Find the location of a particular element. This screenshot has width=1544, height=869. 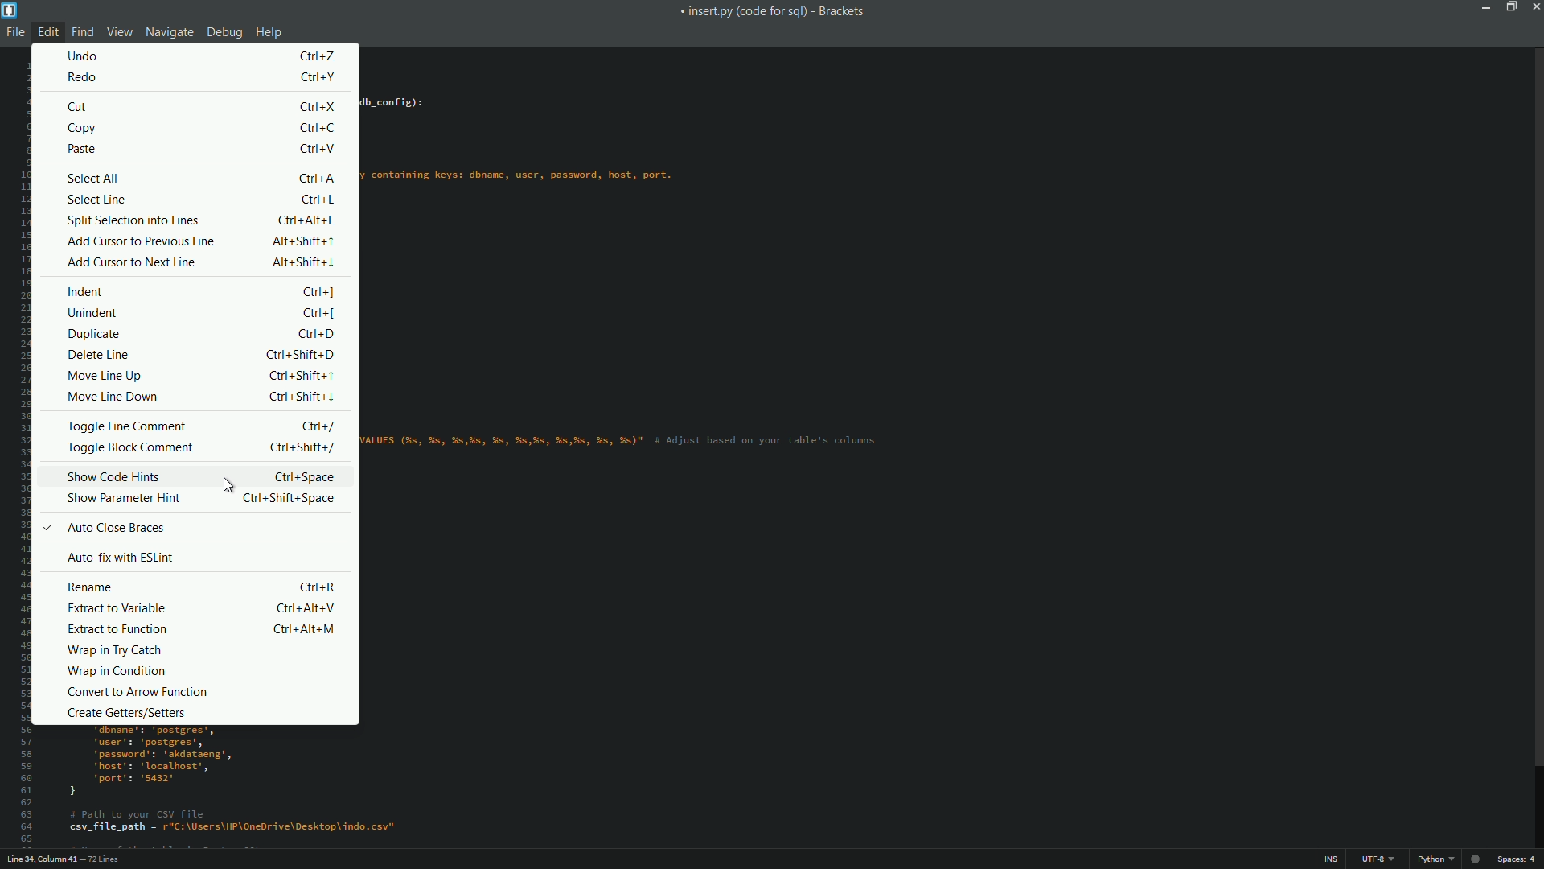

keyboard shortcut is located at coordinates (318, 427).